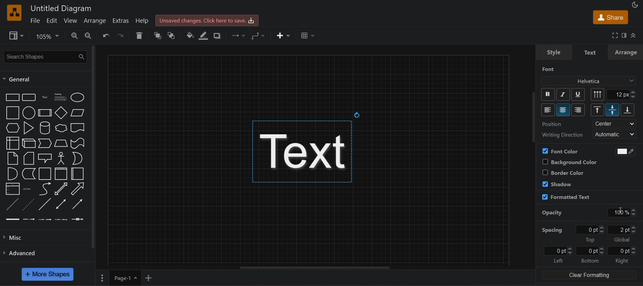  I want to click on logo, so click(15, 13).